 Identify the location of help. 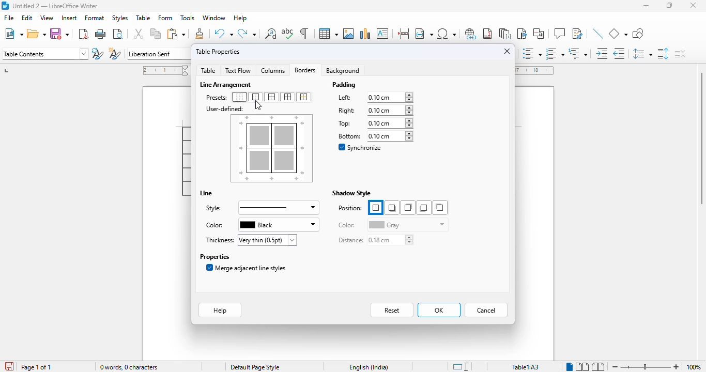
(240, 18).